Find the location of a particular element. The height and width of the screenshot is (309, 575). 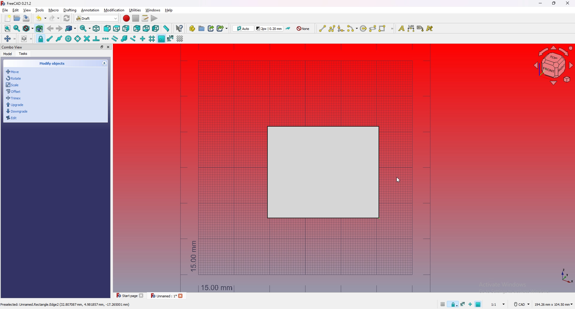

194.26 mm x 104.50 mm is located at coordinates (553, 305).